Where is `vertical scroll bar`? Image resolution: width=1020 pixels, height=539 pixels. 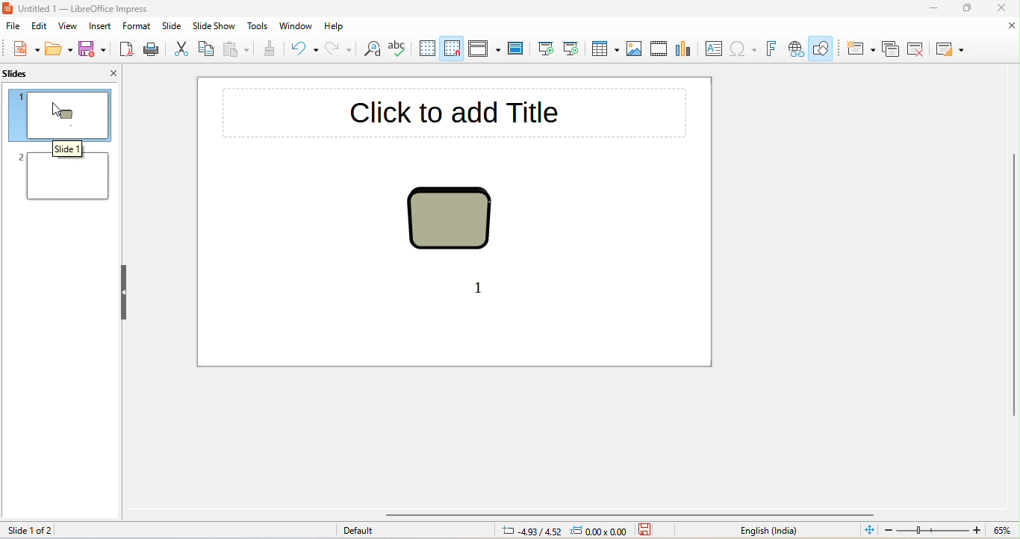 vertical scroll bar is located at coordinates (1013, 285).